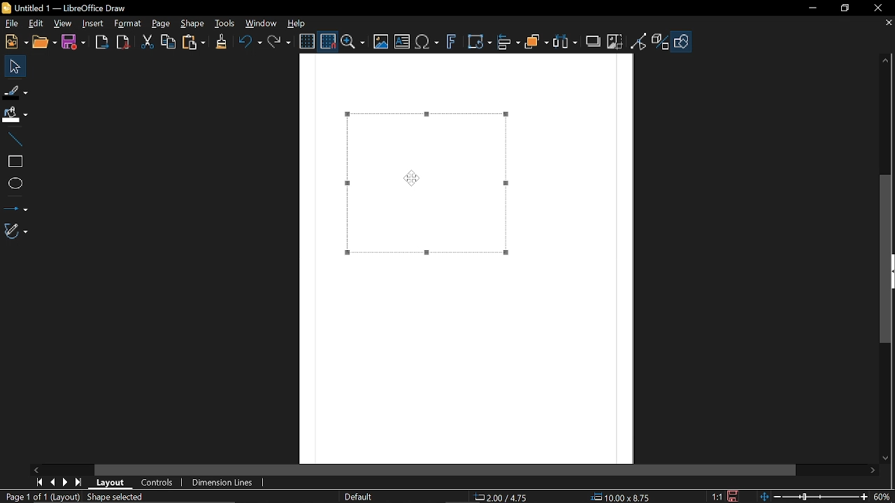 The width and height of the screenshot is (895, 503). What do you see at coordinates (16, 205) in the screenshot?
I see `Lines and arrows` at bounding box center [16, 205].